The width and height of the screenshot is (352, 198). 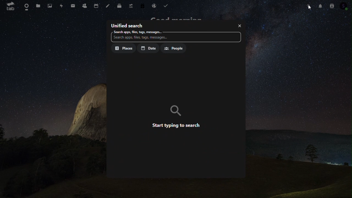 I want to click on Unified search, so click(x=127, y=25).